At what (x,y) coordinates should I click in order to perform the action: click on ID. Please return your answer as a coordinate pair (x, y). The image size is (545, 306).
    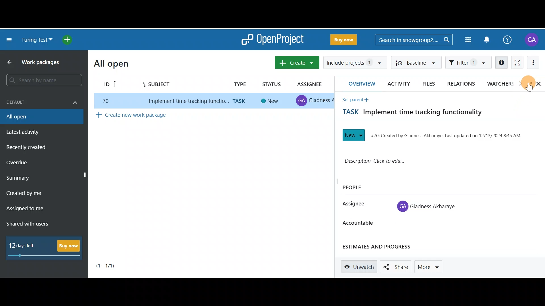
    Looking at the image, I should click on (110, 84).